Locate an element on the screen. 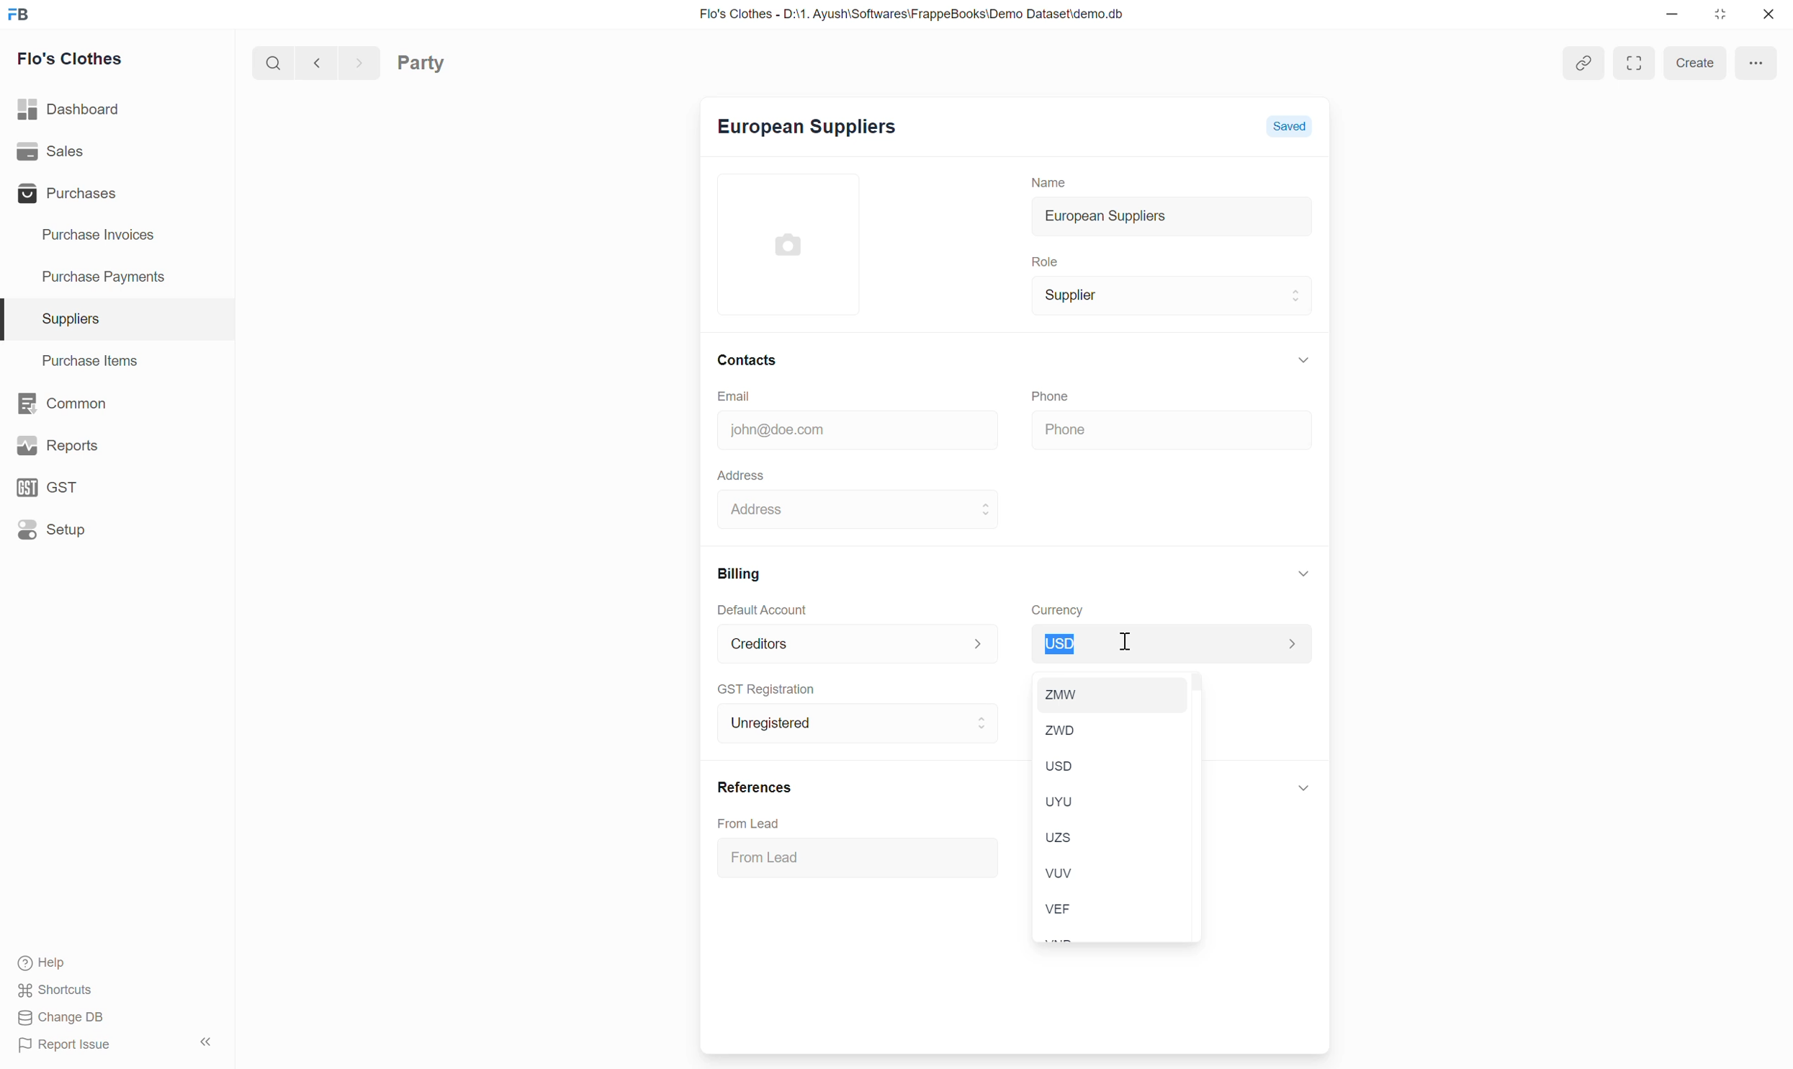 The height and width of the screenshot is (1069, 1793). Address is located at coordinates (735, 473).